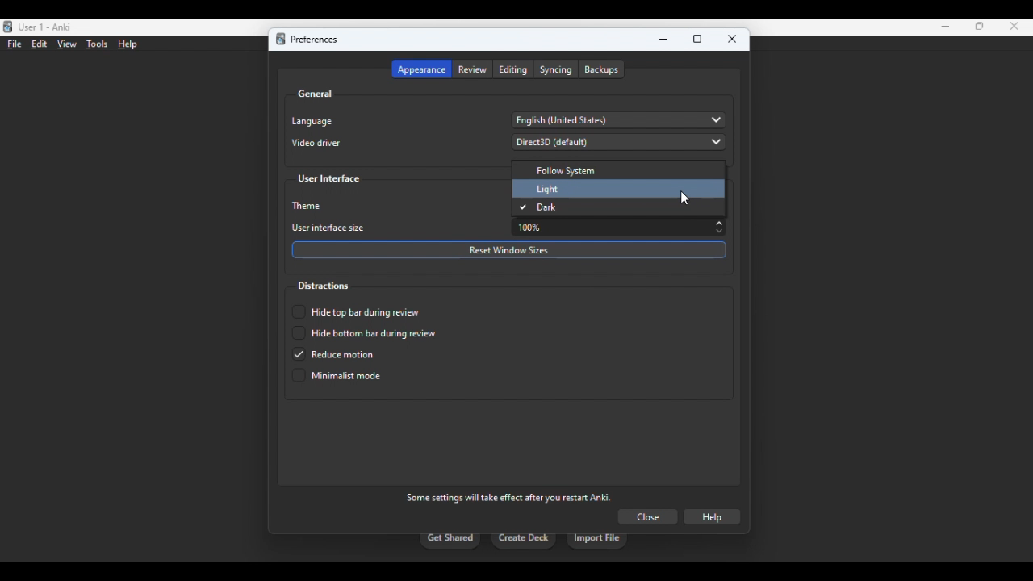 This screenshot has height=581, width=1033. What do you see at coordinates (66, 45) in the screenshot?
I see `view` at bounding box center [66, 45].